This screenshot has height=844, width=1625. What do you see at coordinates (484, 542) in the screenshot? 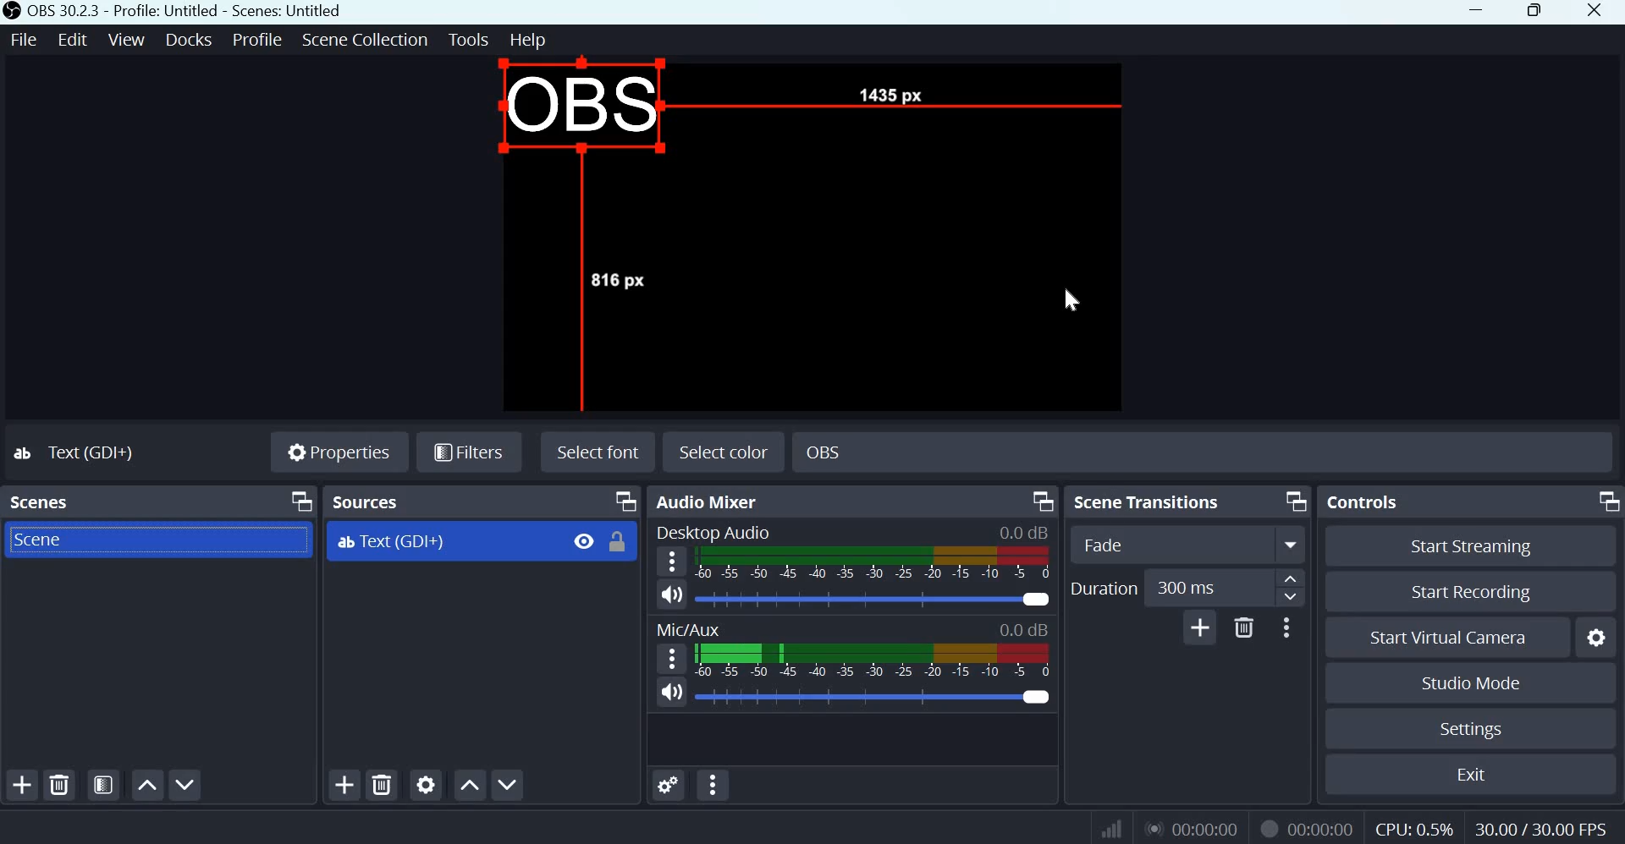
I see `Text (GDI+)` at bounding box center [484, 542].